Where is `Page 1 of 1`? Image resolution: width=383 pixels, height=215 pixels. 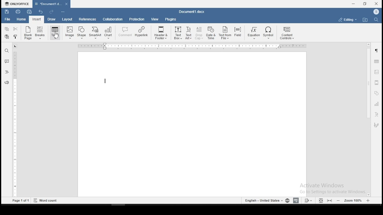 Page 1 of 1 is located at coordinates (20, 201).